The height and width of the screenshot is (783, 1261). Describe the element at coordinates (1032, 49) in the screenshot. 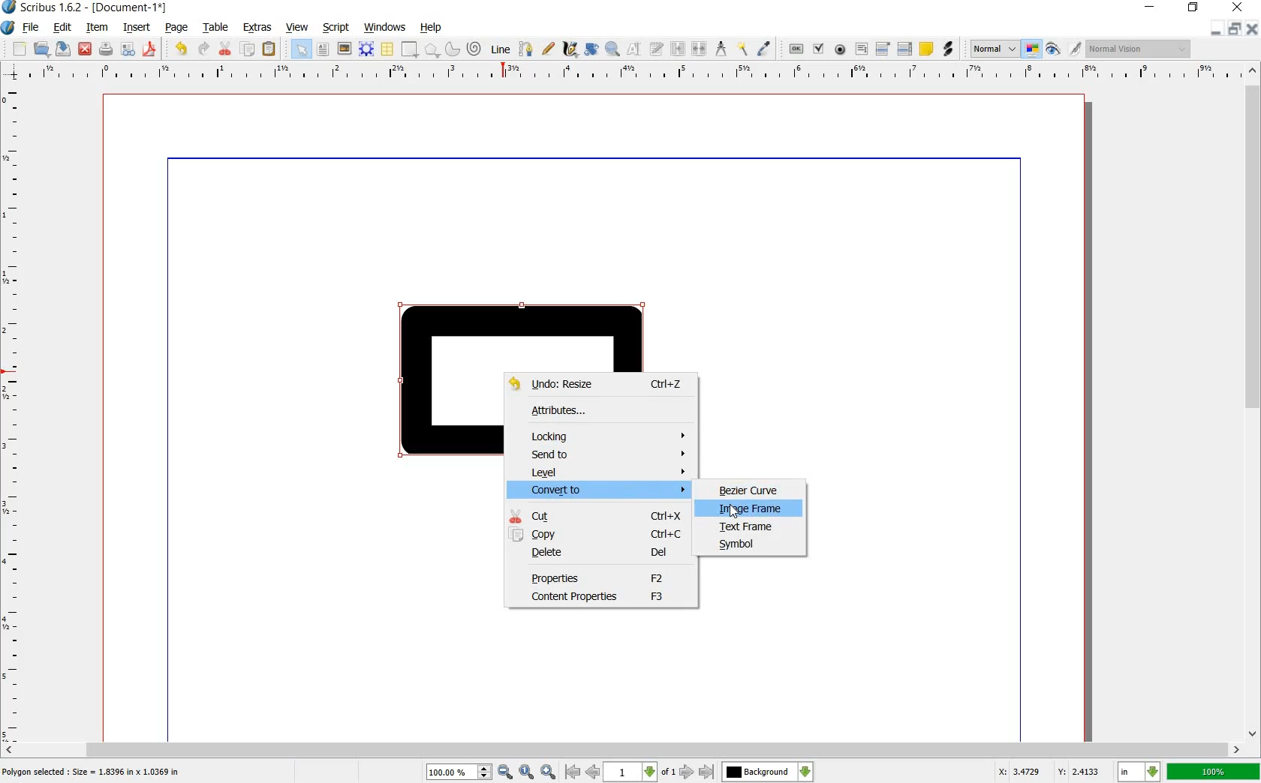

I see `toggle color management system` at that location.